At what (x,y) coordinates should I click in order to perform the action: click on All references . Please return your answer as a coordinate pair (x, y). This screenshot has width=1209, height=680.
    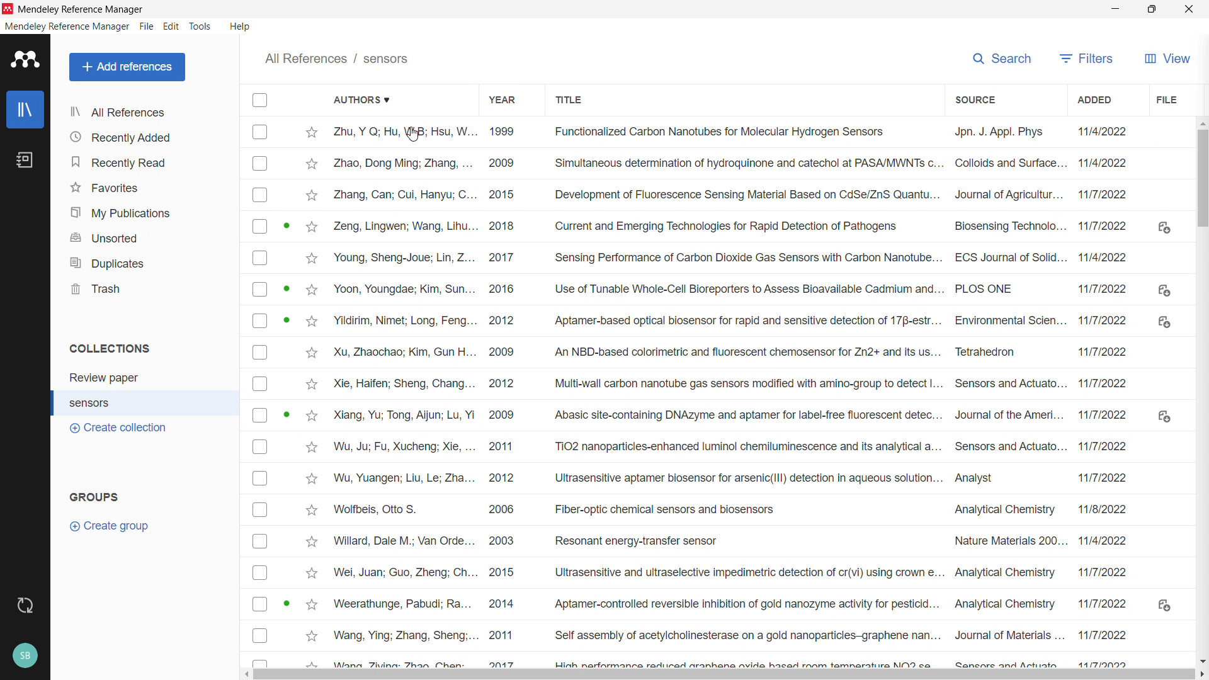
    Looking at the image, I should click on (147, 111).